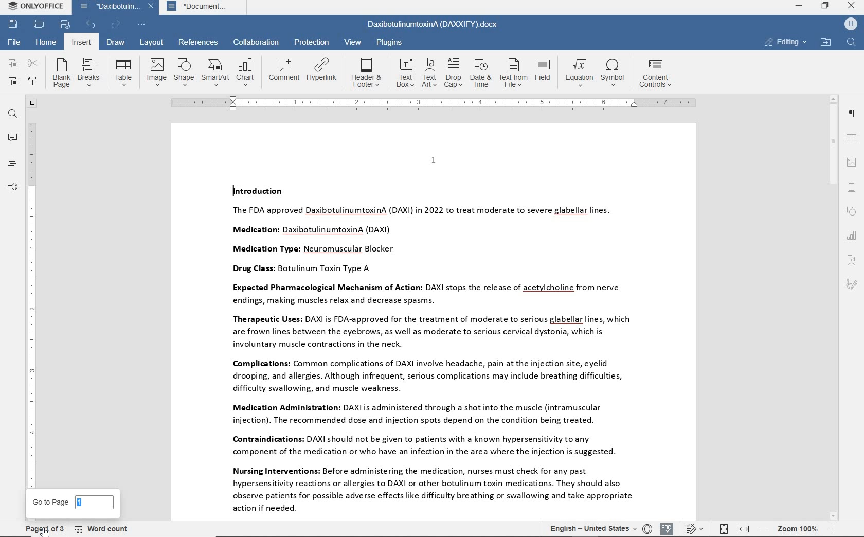 This screenshot has width=864, height=537. Describe the element at coordinates (117, 43) in the screenshot. I see `draw` at that location.